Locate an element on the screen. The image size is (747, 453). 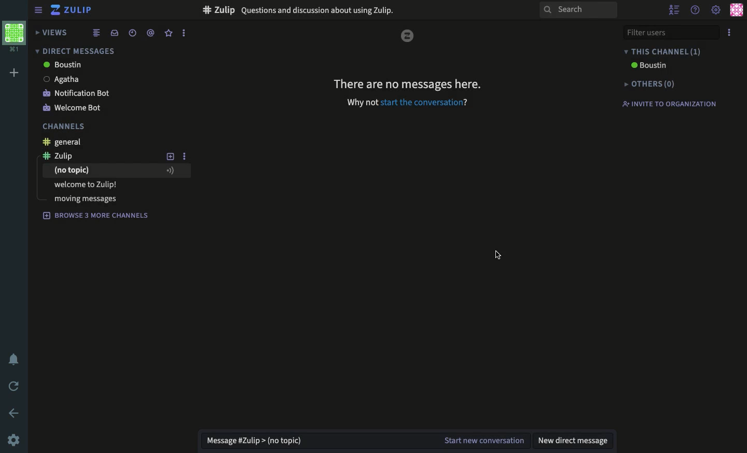
Browse 3 more channels is located at coordinates (96, 216).